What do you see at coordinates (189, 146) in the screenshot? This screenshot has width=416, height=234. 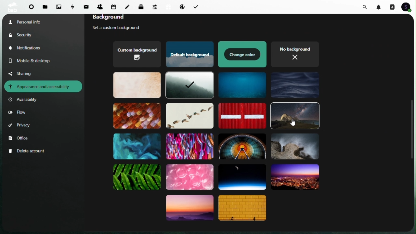 I see `Themes` at bounding box center [189, 146].